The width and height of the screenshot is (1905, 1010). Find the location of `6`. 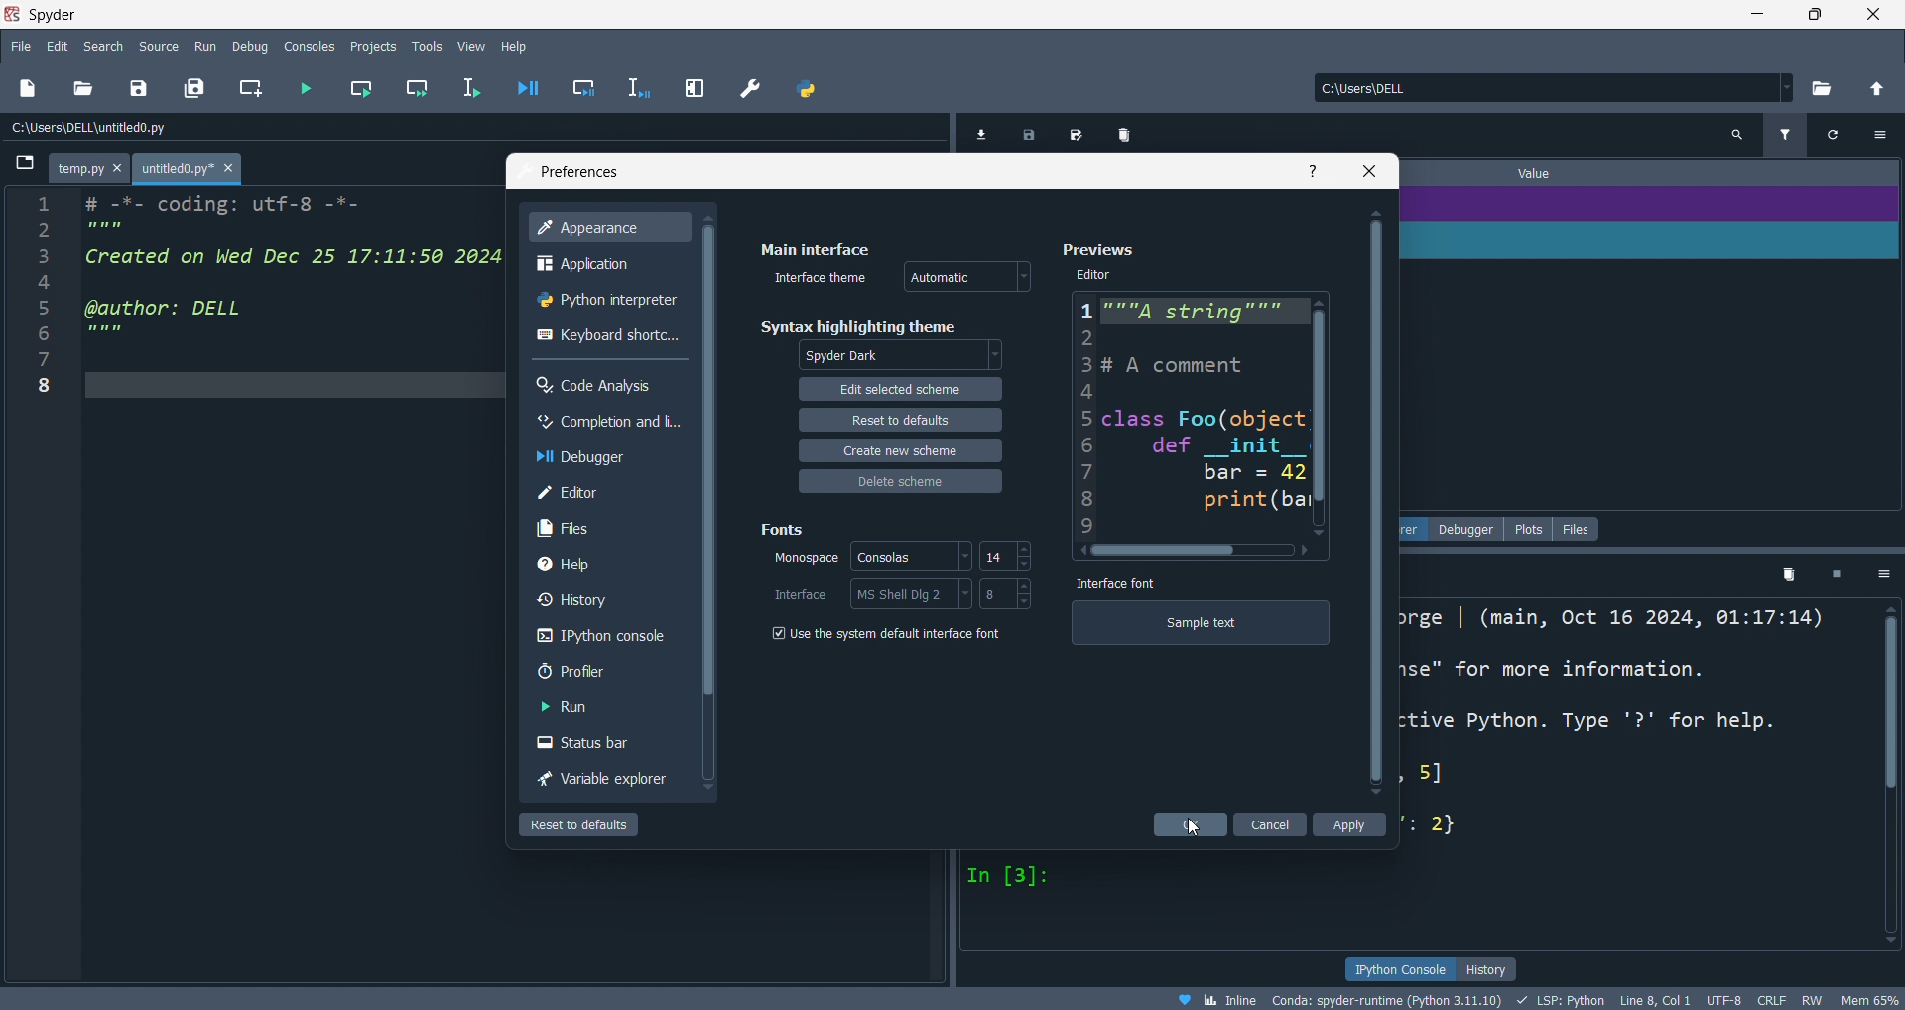

6 is located at coordinates (91, 335).